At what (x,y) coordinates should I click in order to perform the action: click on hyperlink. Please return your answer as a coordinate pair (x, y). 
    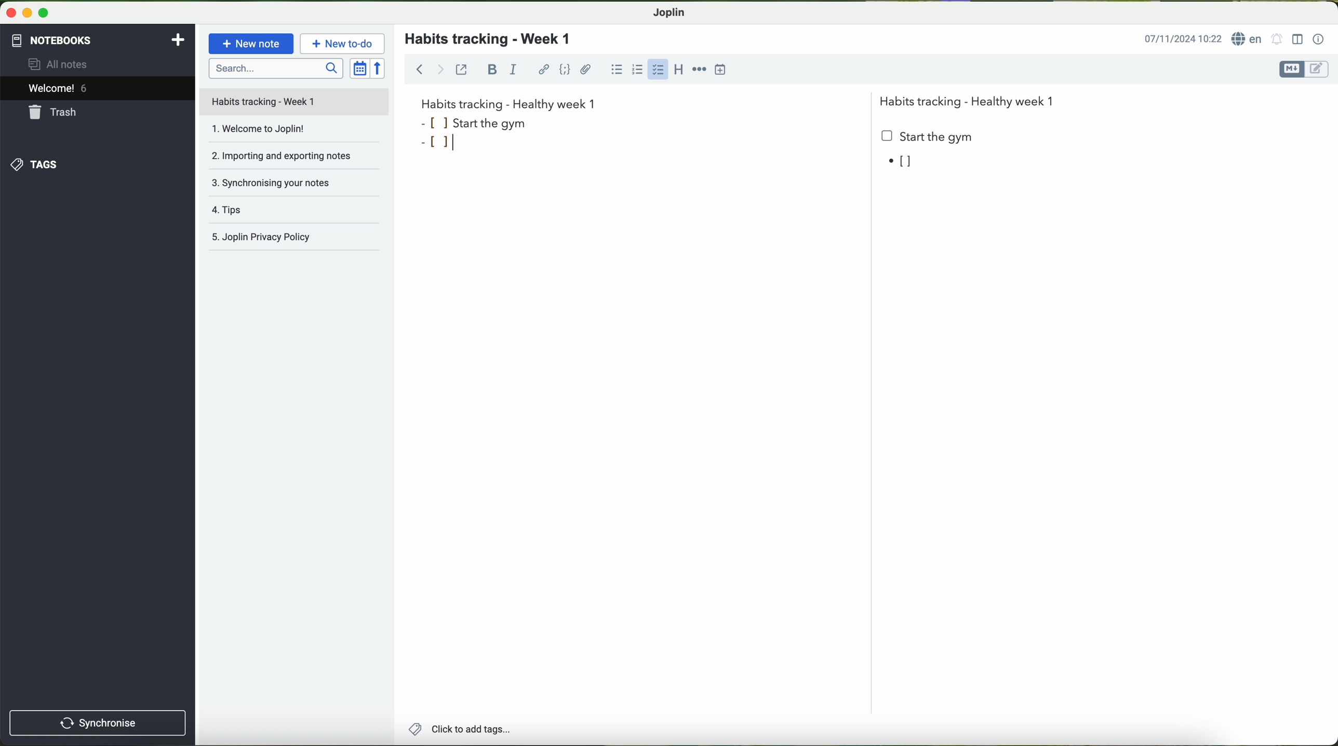
    Looking at the image, I should click on (544, 70).